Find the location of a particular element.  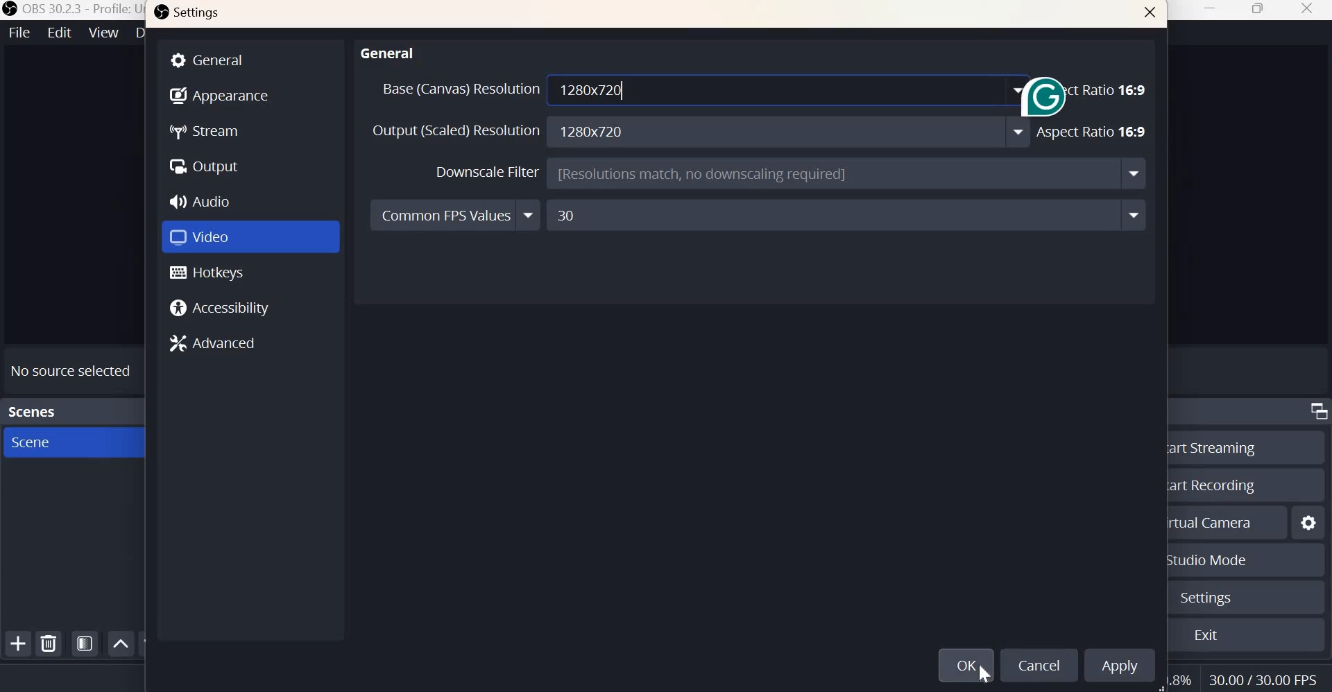

Dock Options icon is located at coordinates (1315, 413).